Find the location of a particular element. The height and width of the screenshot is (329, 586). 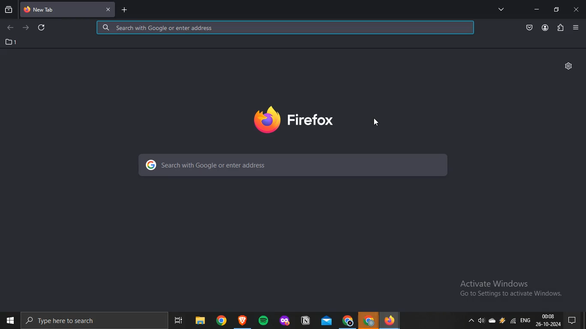

firefox logo is located at coordinates (294, 120).